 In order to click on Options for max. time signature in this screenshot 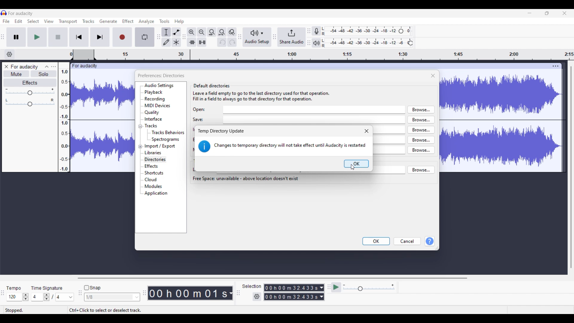, I will do `click(65, 297)`.